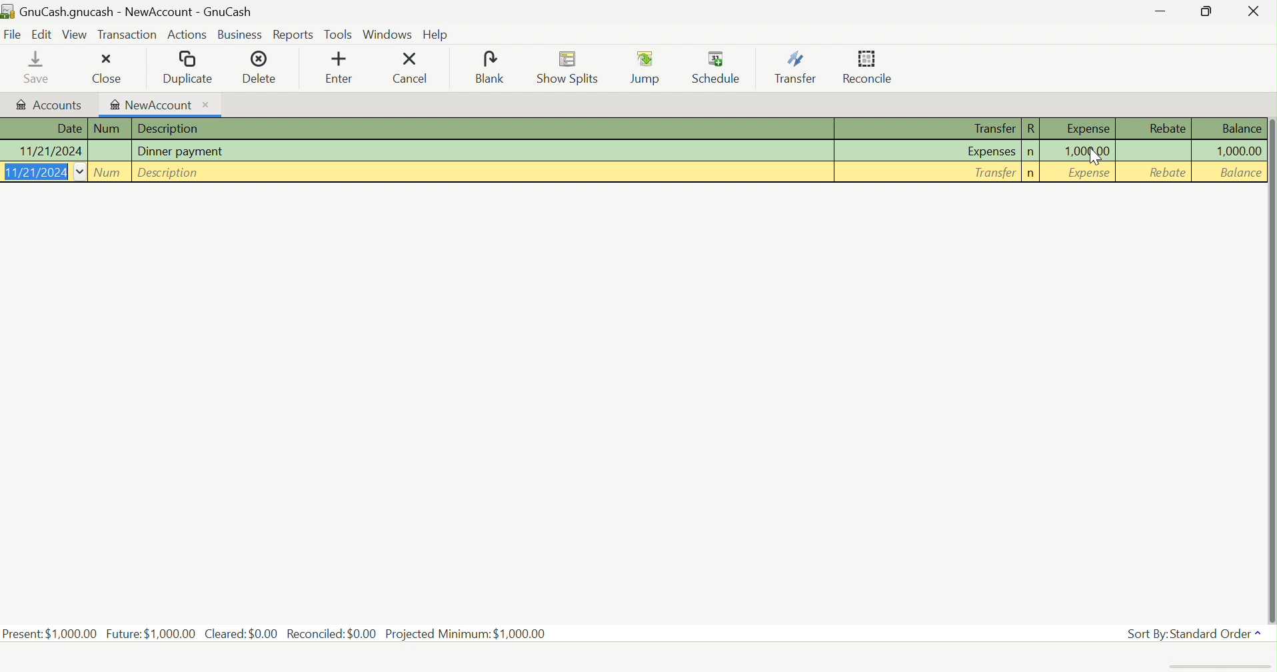  I want to click on Num, so click(110, 129).